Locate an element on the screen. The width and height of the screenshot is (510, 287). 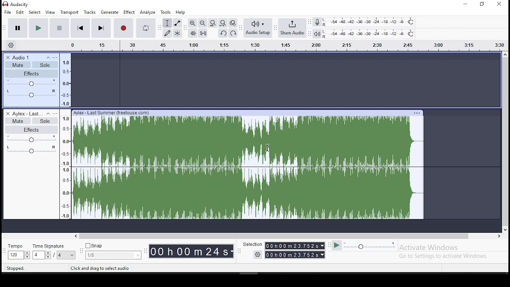
selection is located at coordinates (284, 250).